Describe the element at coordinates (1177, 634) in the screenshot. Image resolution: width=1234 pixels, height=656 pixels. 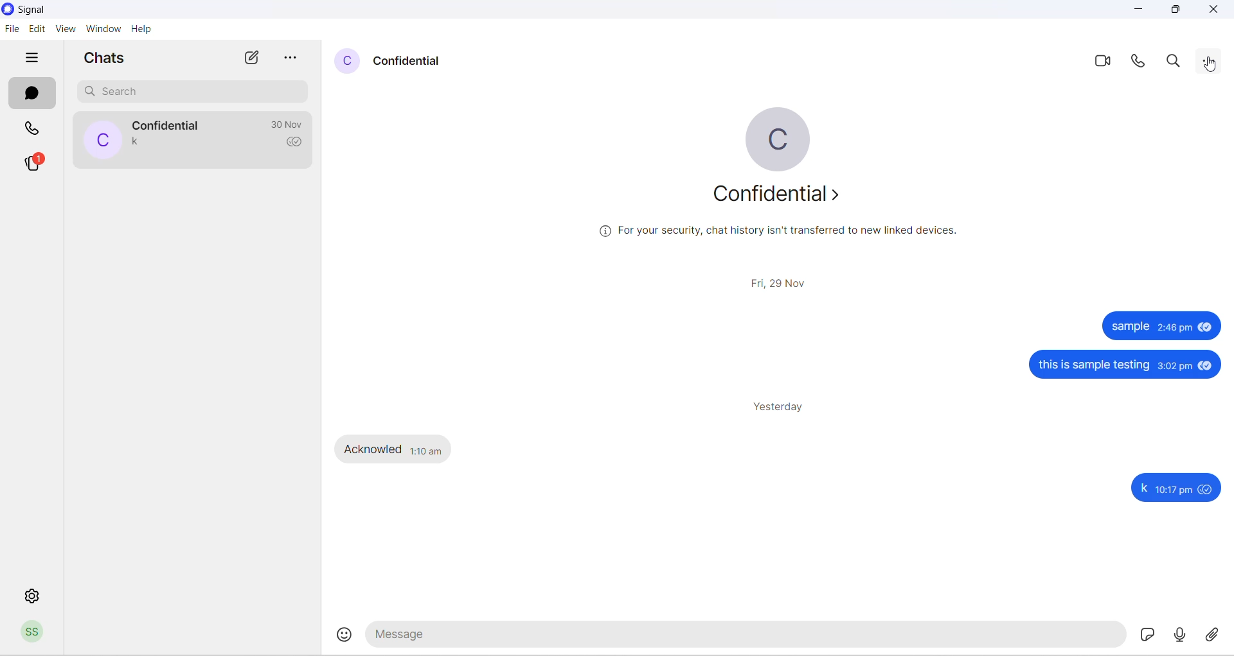
I see `voice note` at that location.